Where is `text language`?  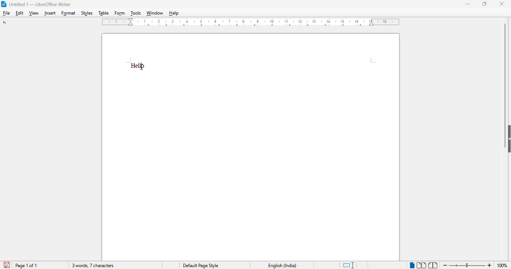
text language is located at coordinates (282, 266).